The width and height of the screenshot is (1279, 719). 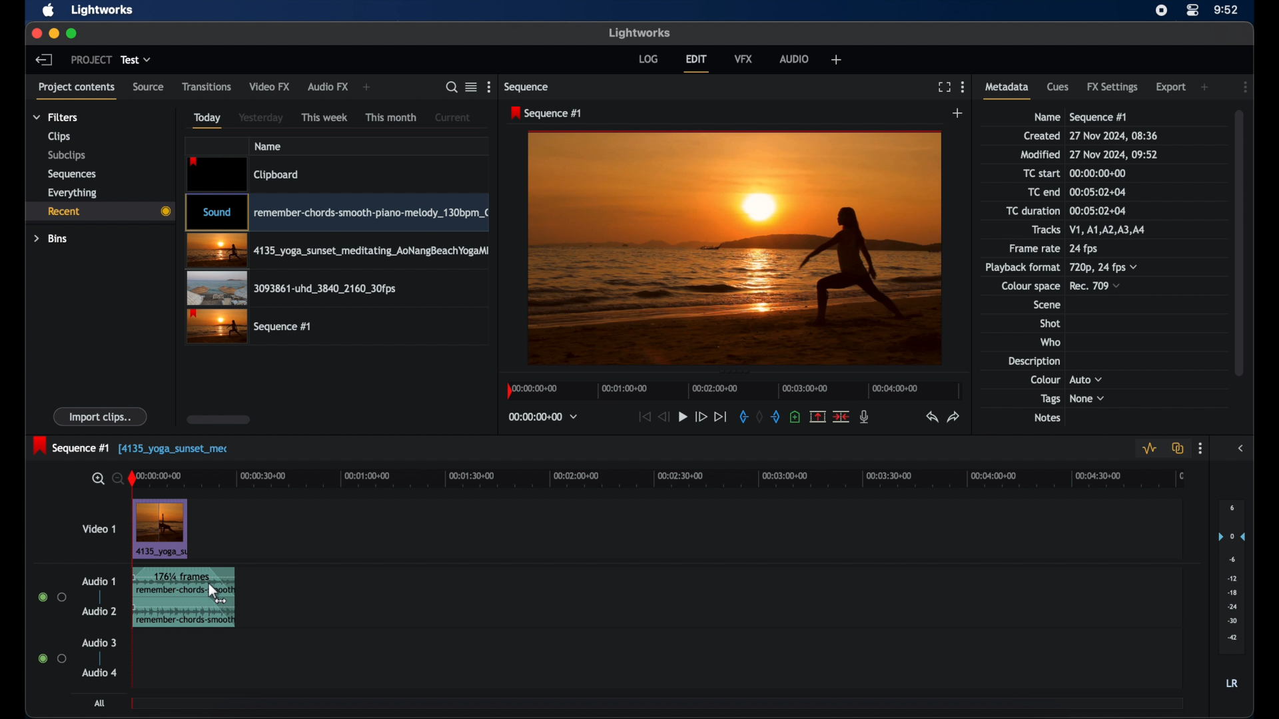 What do you see at coordinates (60, 136) in the screenshot?
I see `clips` at bounding box center [60, 136].